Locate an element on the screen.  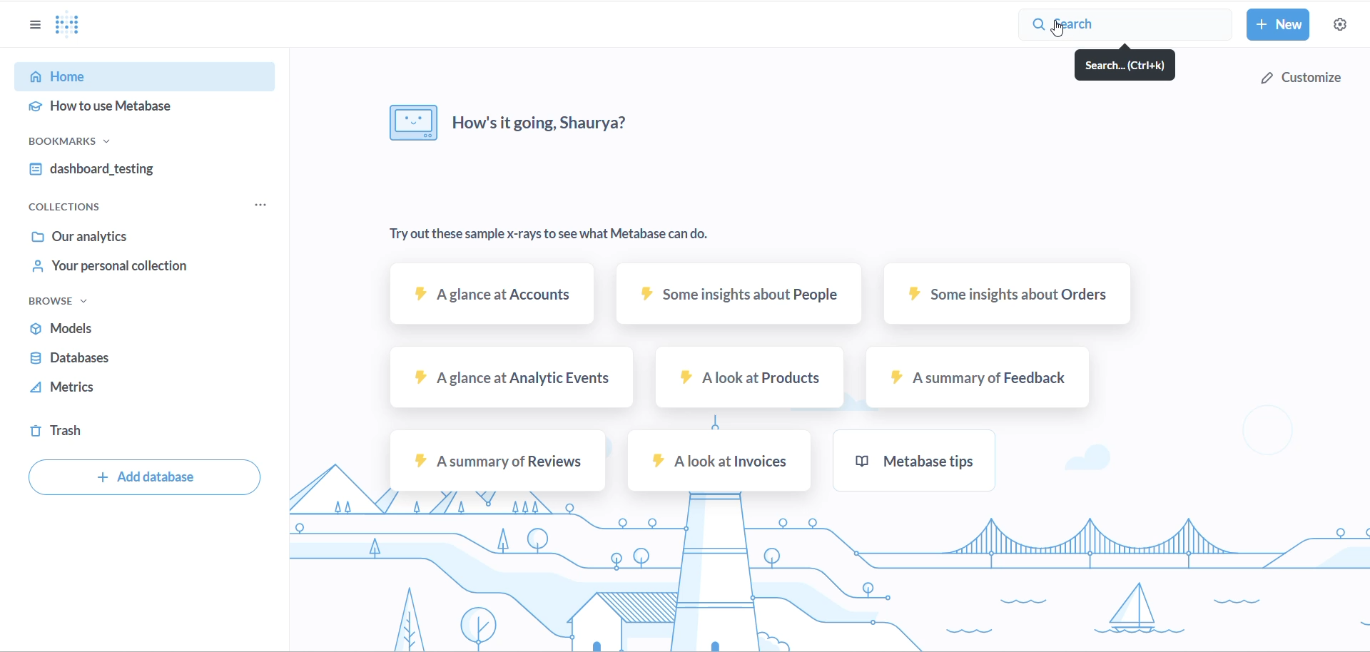
how's it going,Shaurya? is located at coordinates (560, 124).